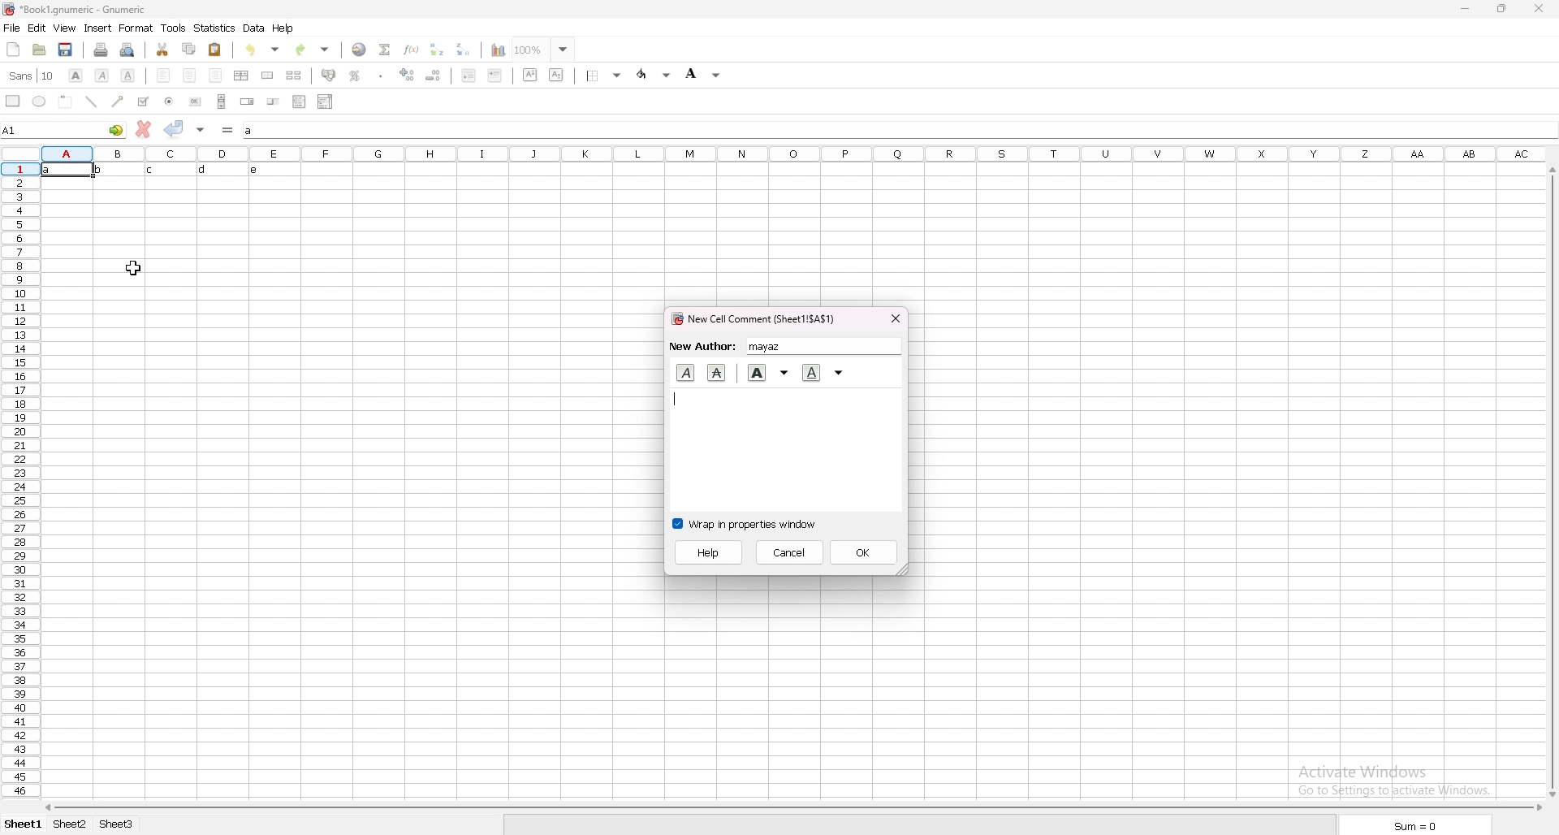 The width and height of the screenshot is (1559, 835). What do you see at coordinates (556, 76) in the screenshot?
I see `subscript` at bounding box center [556, 76].